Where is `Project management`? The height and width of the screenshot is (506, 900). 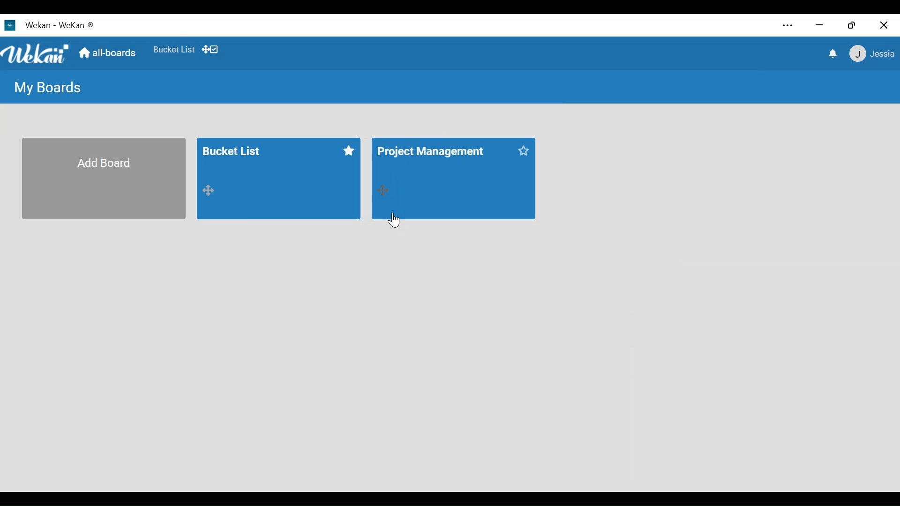
Project management is located at coordinates (454, 178).